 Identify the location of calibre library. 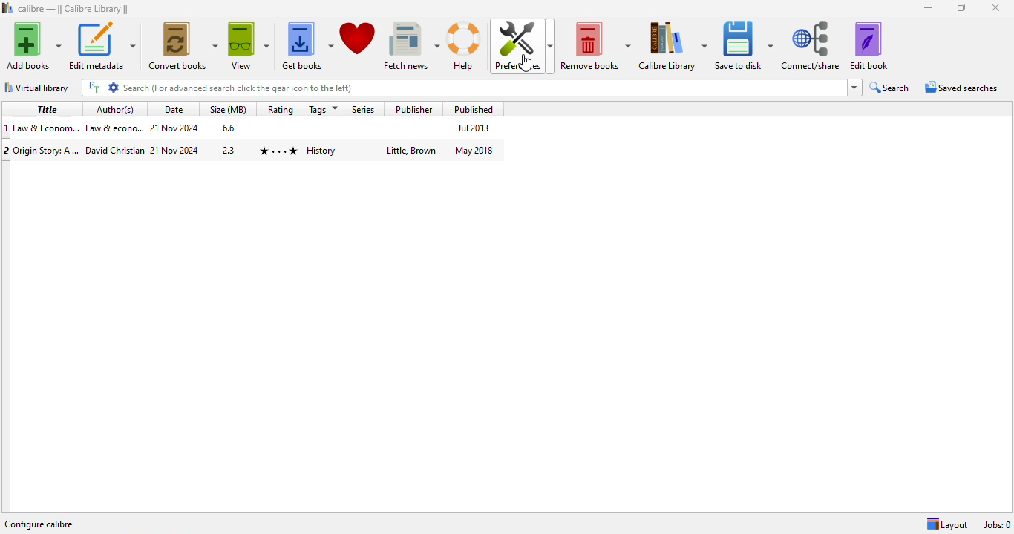
(672, 47).